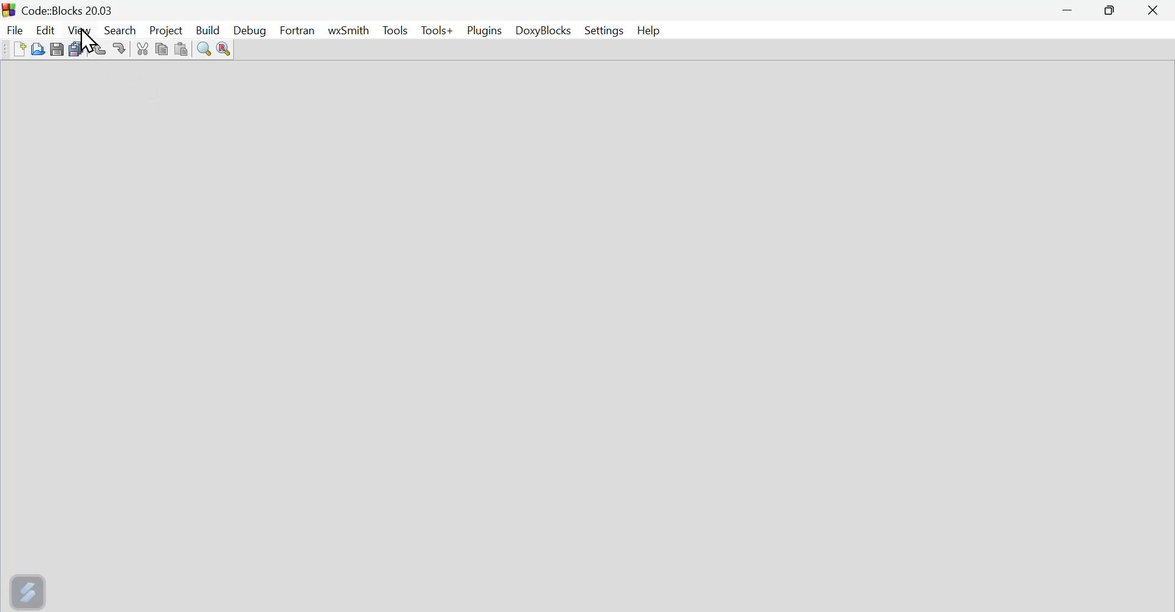 The height and width of the screenshot is (612, 1175). I want to click on new, so click(12, 49).